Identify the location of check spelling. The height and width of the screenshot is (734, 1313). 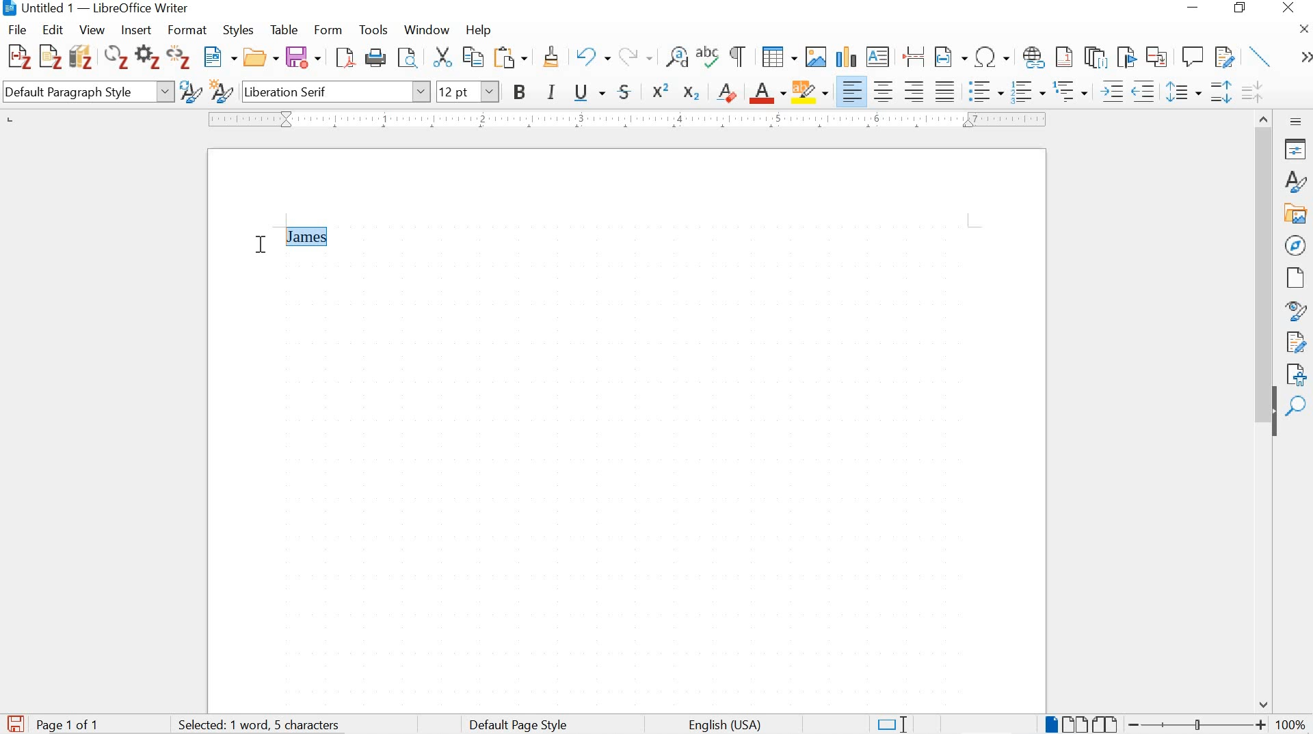
(708, 59).